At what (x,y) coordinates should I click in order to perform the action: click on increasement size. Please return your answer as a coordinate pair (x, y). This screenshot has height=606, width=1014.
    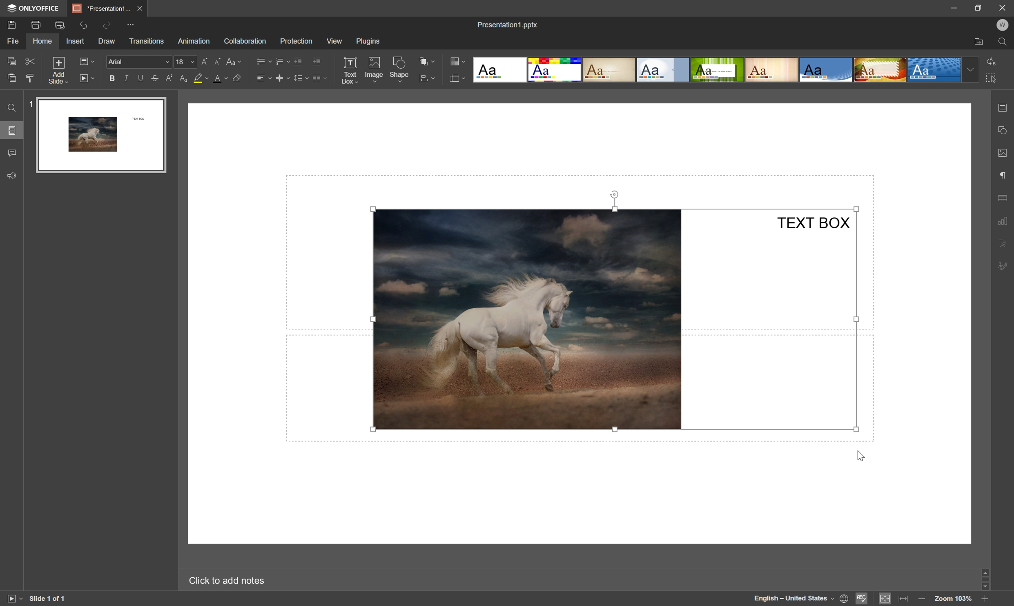
    Looking at the image, I should click on (206, 62).